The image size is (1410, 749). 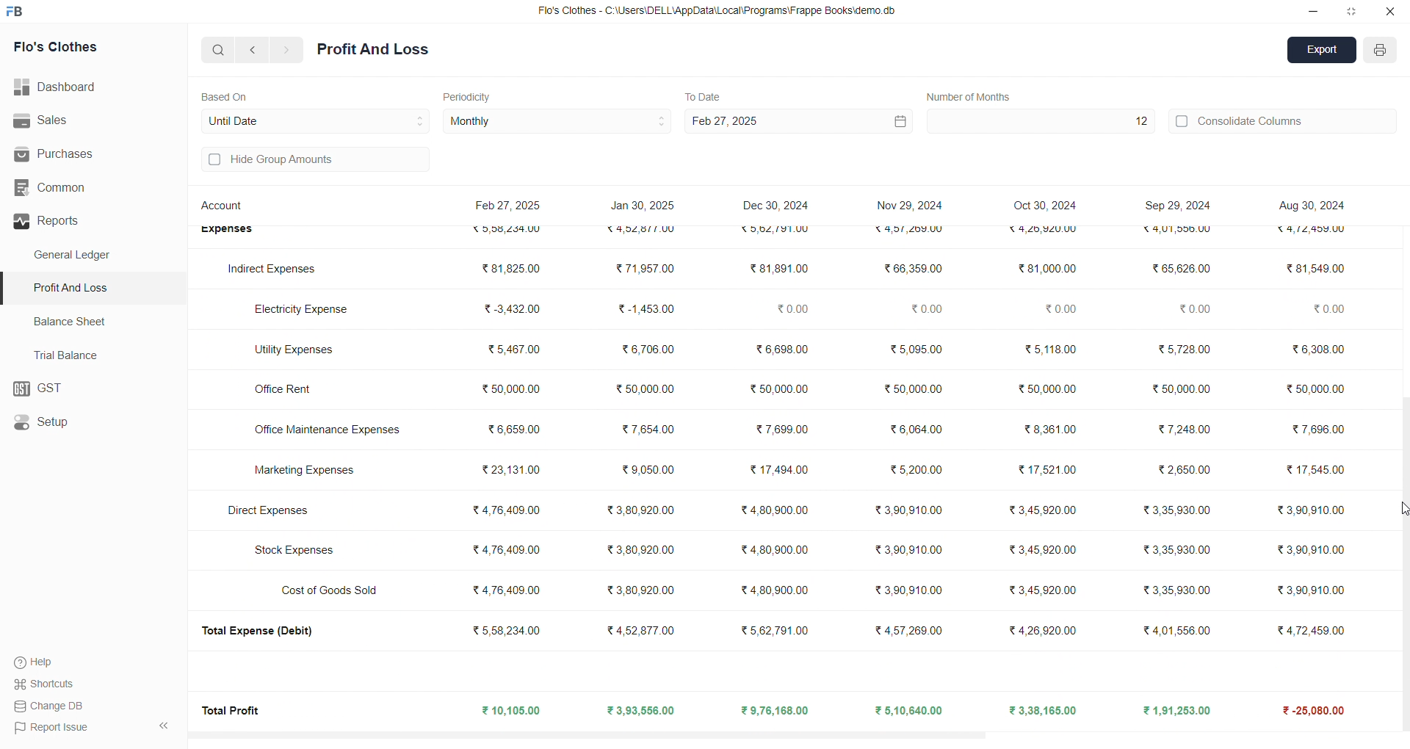 I want to click on Electricity Expense, so click(x=304, y=307).